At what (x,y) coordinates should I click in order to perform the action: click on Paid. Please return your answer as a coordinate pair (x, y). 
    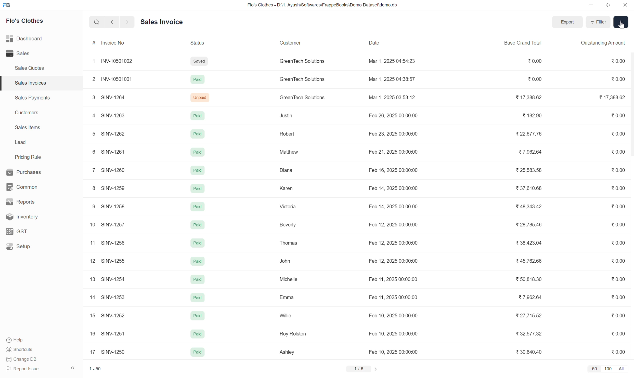
    Looking at the image, I should click on (196, 335).